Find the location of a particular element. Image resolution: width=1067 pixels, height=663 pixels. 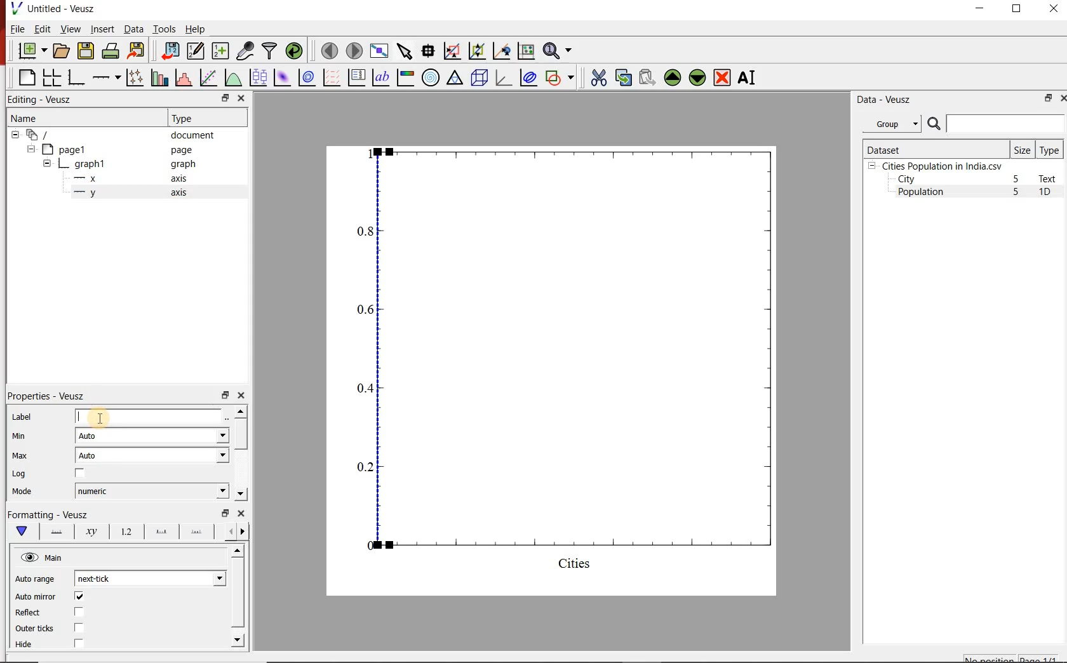

Major ticks is located at coordinates (158, 533).